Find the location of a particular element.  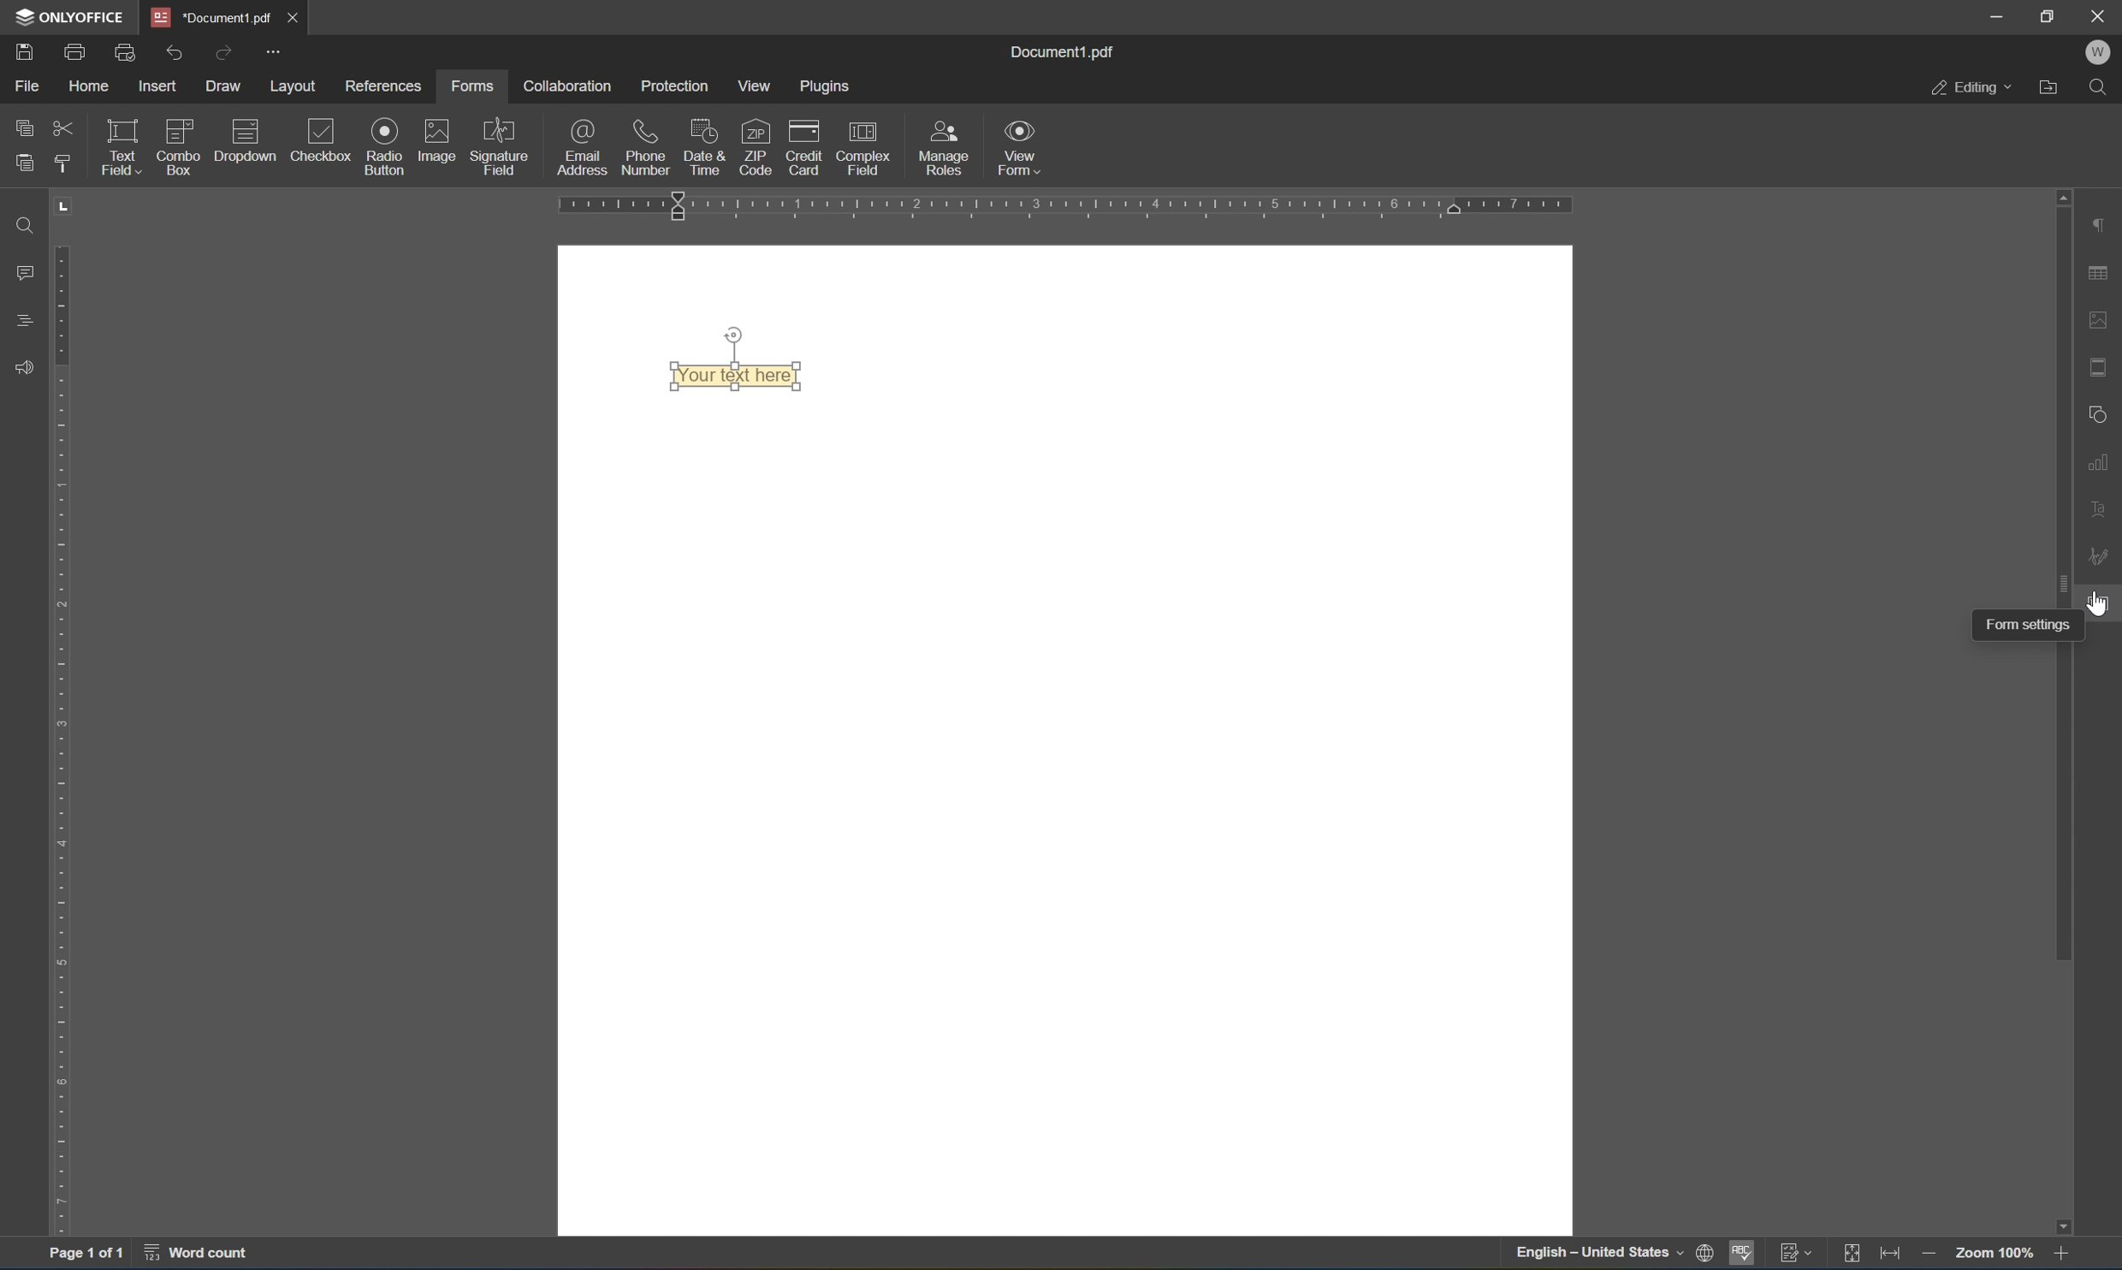

editing is located at coordinates (1971, 86).